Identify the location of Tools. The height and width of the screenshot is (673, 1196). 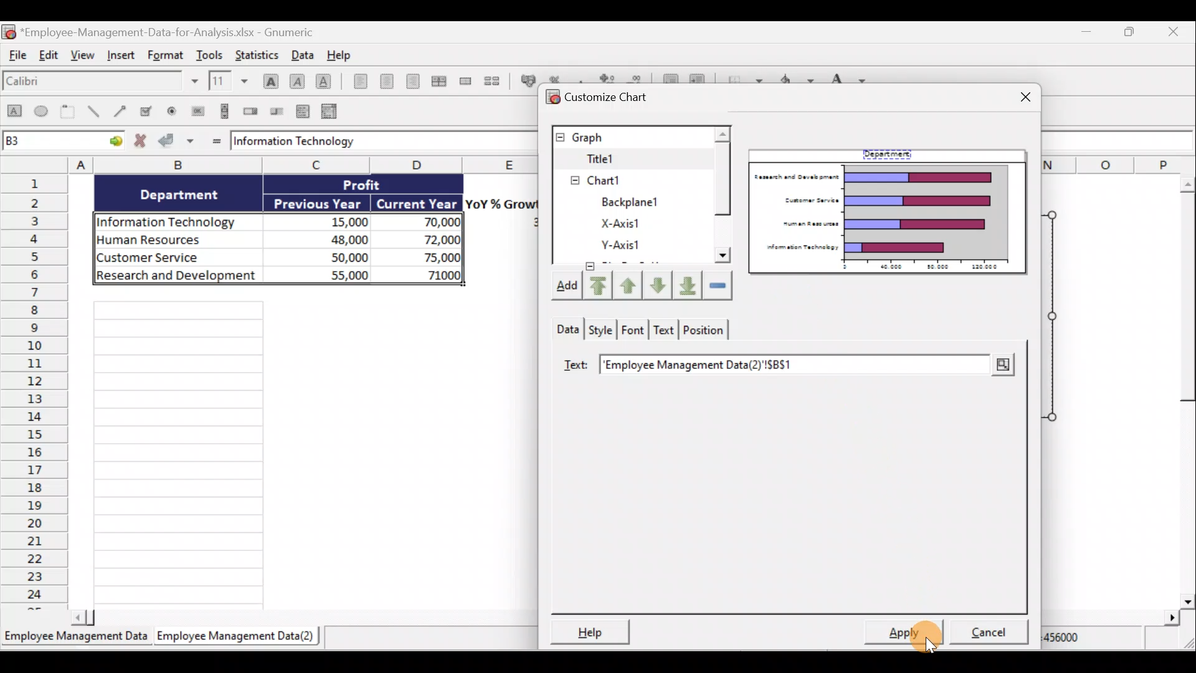
(210, 53).